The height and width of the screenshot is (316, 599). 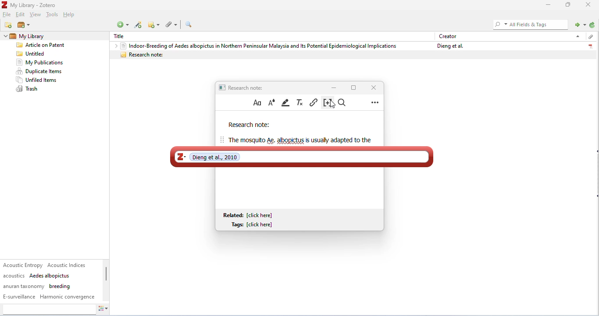 I want to click on locate, so click(x=579, y=24).